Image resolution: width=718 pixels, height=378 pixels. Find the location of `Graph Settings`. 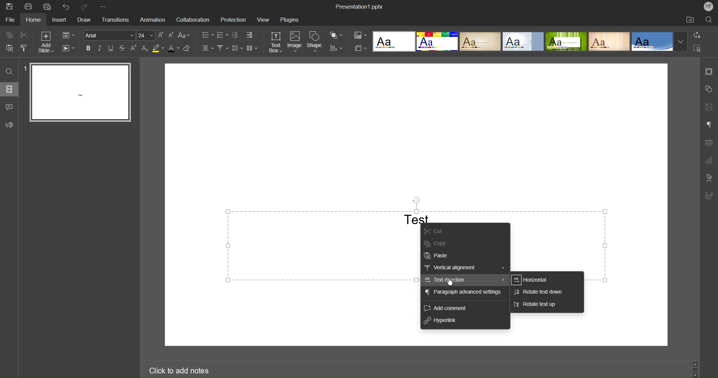

Graph Settings is located at coordinates (709, 161).